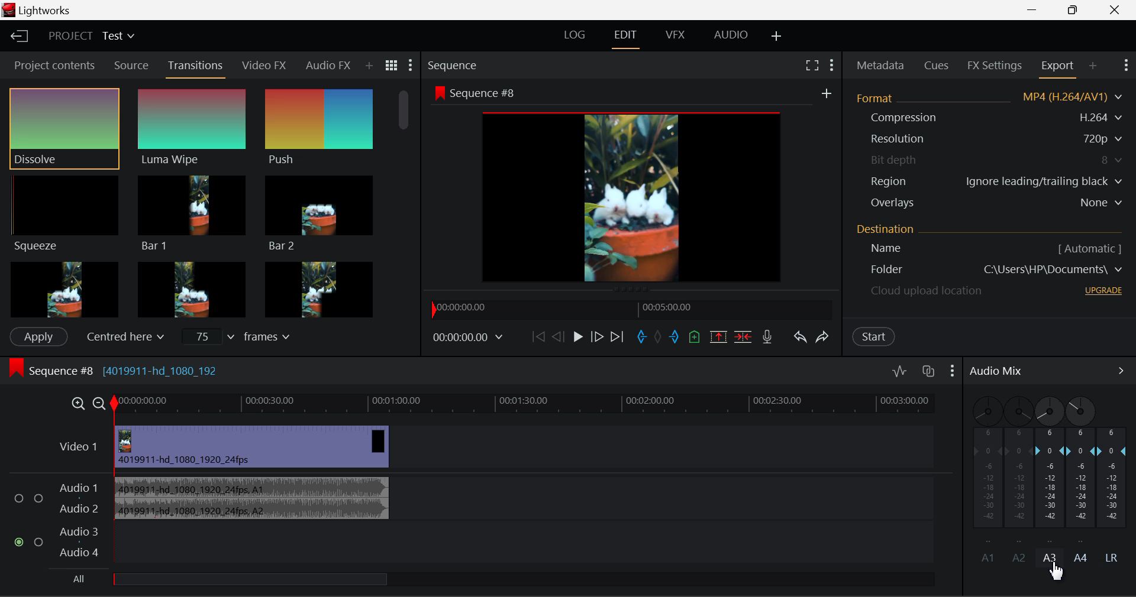 This screenshot has width=1136, height=597. Describe the element at coordinates (17, 35) in the screenshot. I see `Back to Homepage` at that location.